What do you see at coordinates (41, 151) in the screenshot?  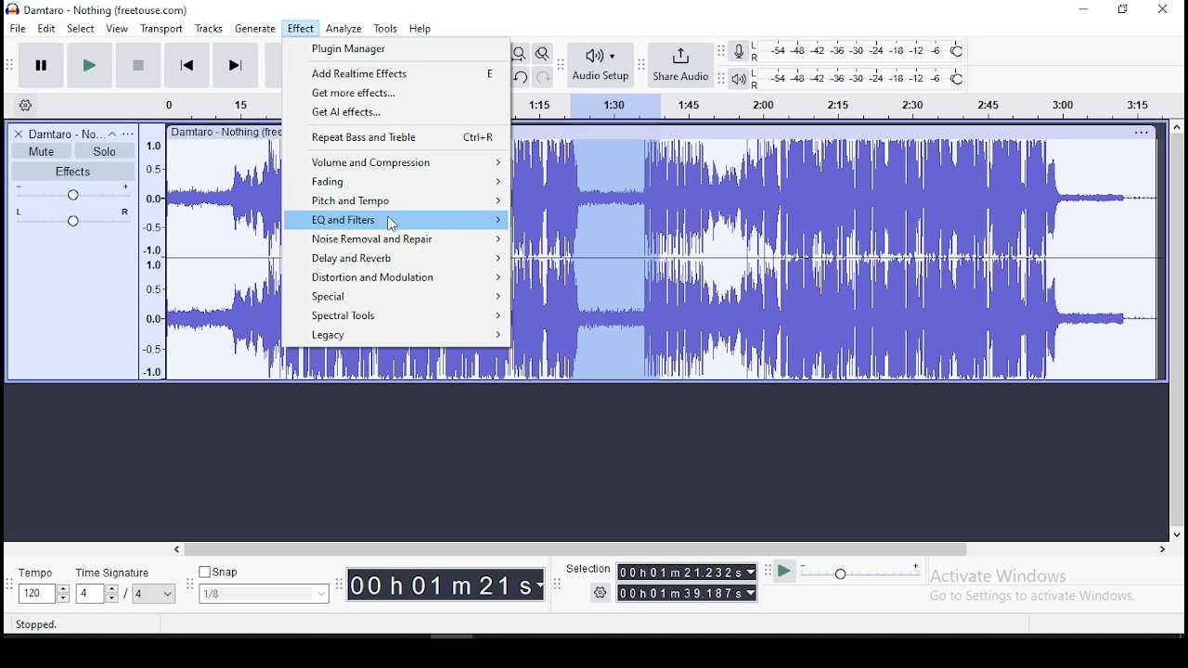 I see `mute` at bounding box center [41, 151].